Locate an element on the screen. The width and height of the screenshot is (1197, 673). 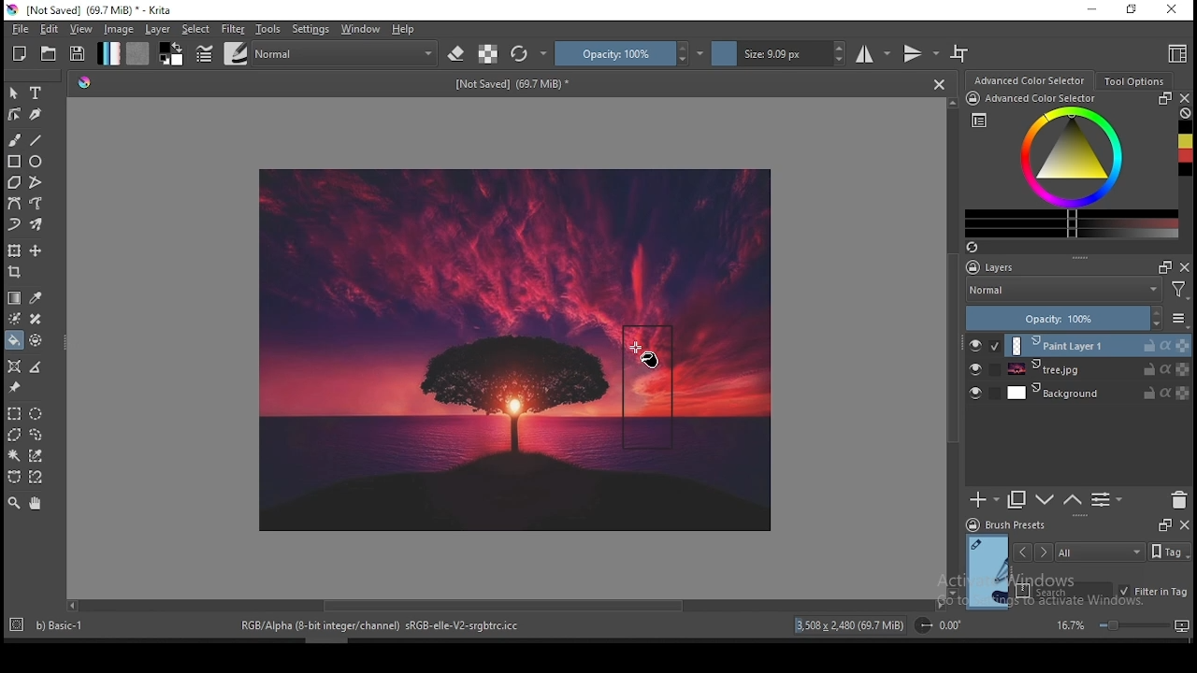
transform a layer or a selection is located at coordinates (15, 251).